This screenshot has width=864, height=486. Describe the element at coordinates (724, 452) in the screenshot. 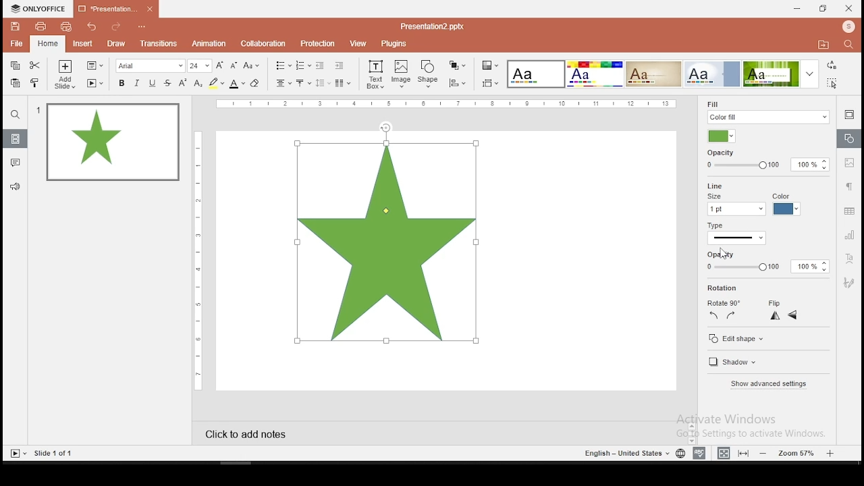

I see `fit to width` at that location.